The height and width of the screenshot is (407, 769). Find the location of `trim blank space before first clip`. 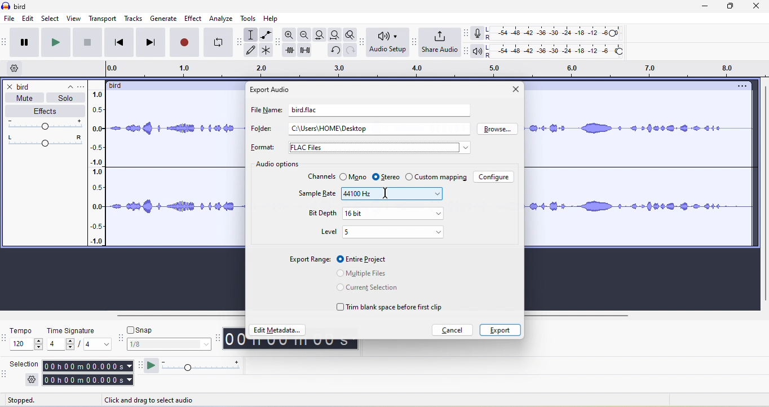

trim blank space before first clip is located at coordinates (390, 290).